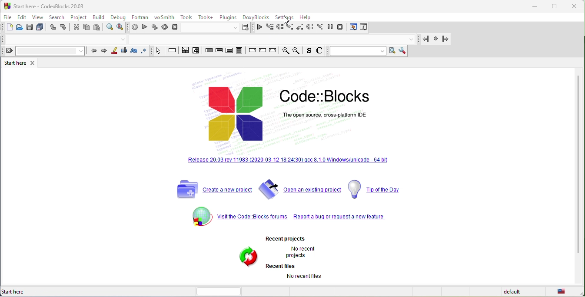  Describe the element at coordinates (139, 17) in the screenshot. I see `fortran` at that location.